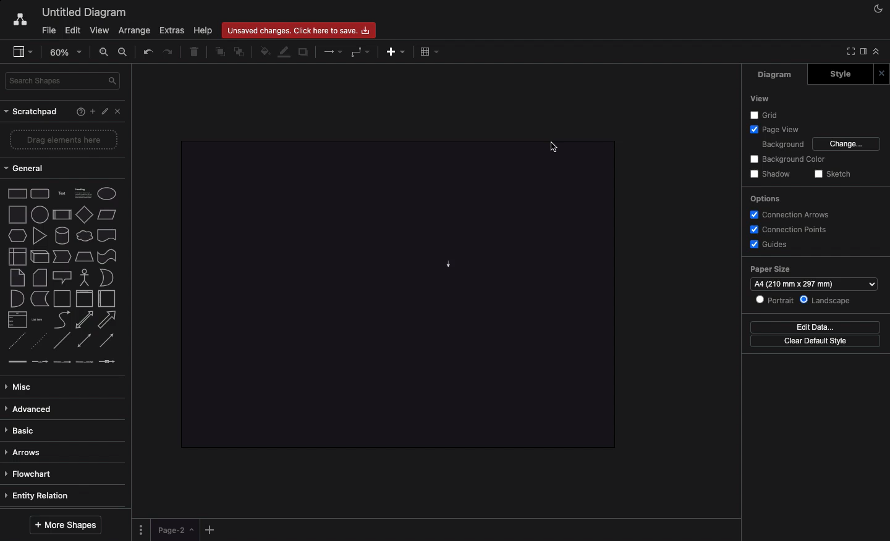 This screenshot has width=890, height=541. Describe the element at coordinates (132, 31) in the screenshot. I see `Arrange` at that location.